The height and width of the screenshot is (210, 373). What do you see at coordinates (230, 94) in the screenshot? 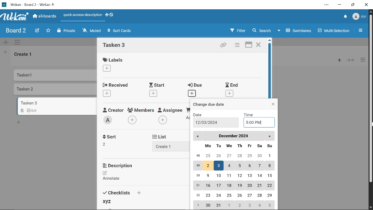
I see `Add end date` at bounding box center [230, 94].